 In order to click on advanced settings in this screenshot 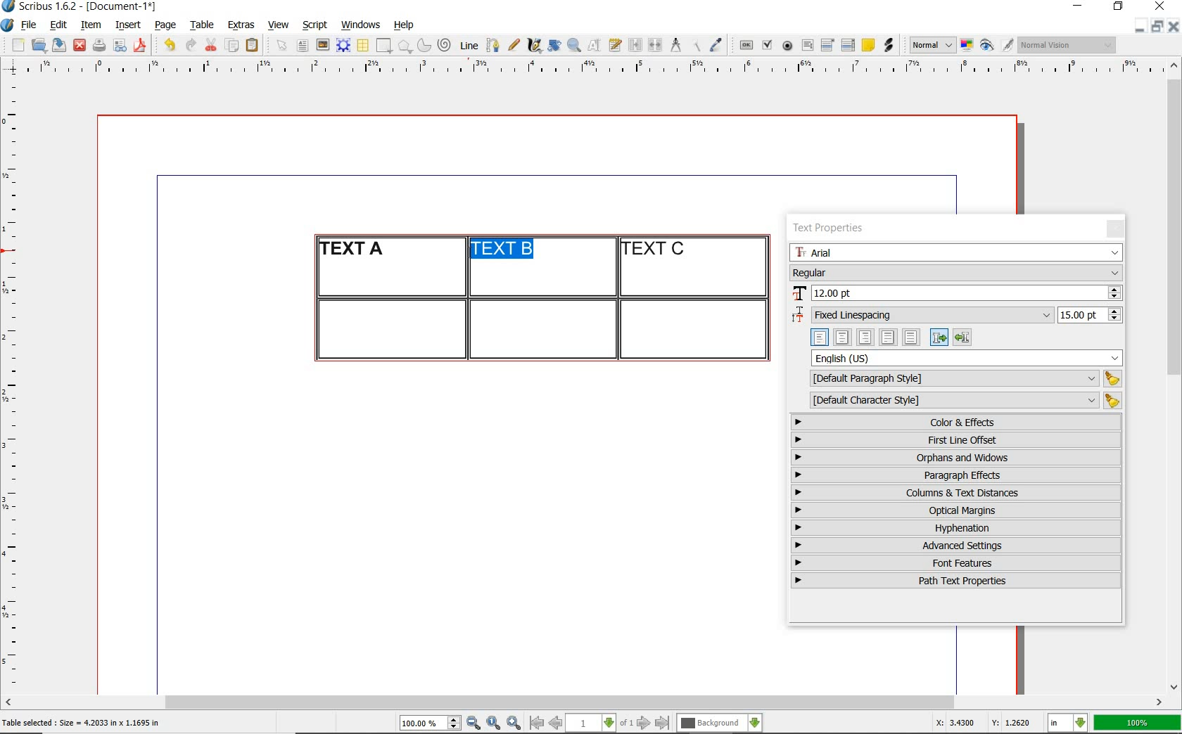, I will do `click(955, 545)`.